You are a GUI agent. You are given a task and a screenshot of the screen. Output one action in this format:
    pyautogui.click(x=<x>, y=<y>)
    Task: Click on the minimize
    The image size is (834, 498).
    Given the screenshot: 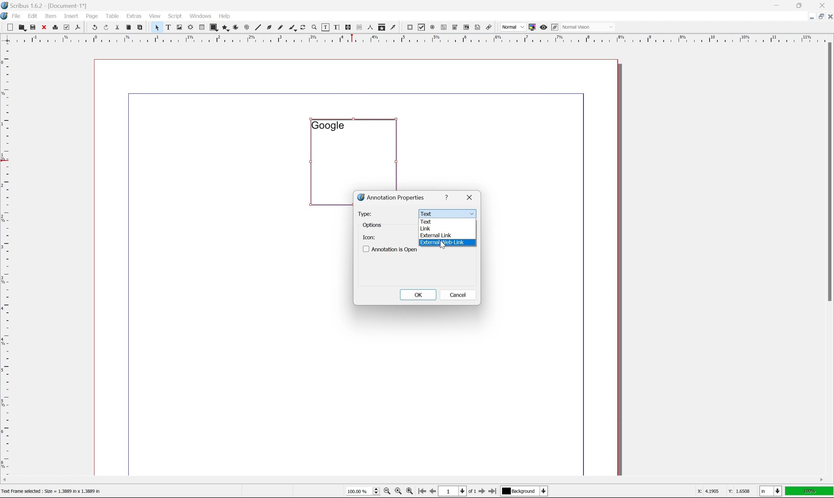 What is the action you would take?
    pyautogui.click(x=778, y=5)
    